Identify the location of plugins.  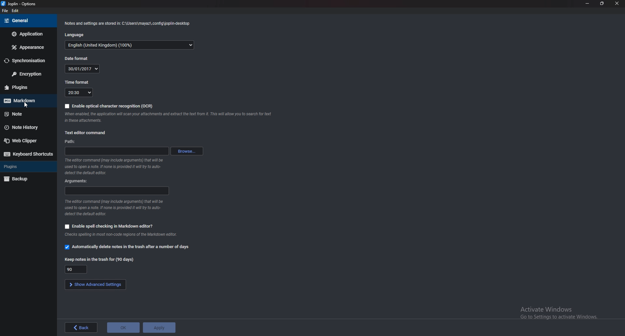
(27, 87).